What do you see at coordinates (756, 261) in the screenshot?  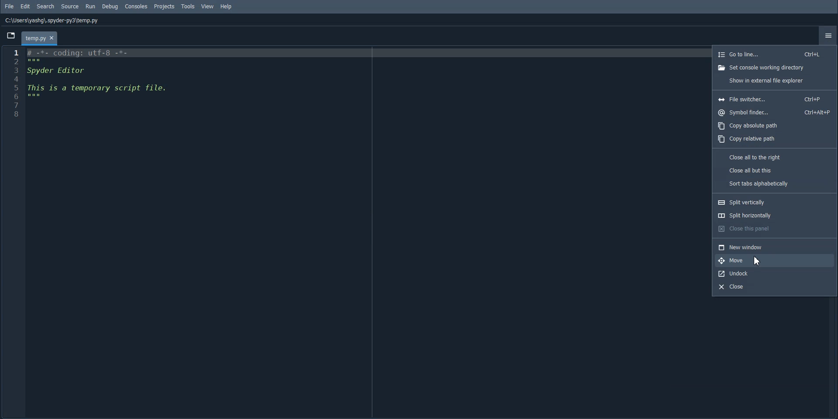 I see `Cursor` at bounding box center [756, 261].